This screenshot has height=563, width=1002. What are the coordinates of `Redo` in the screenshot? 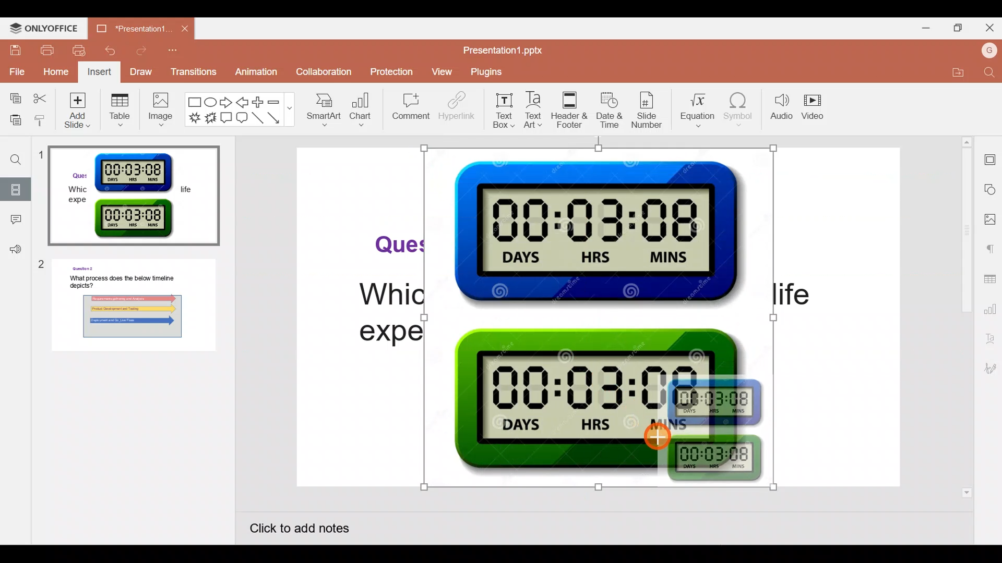 It's located at (148, 49).